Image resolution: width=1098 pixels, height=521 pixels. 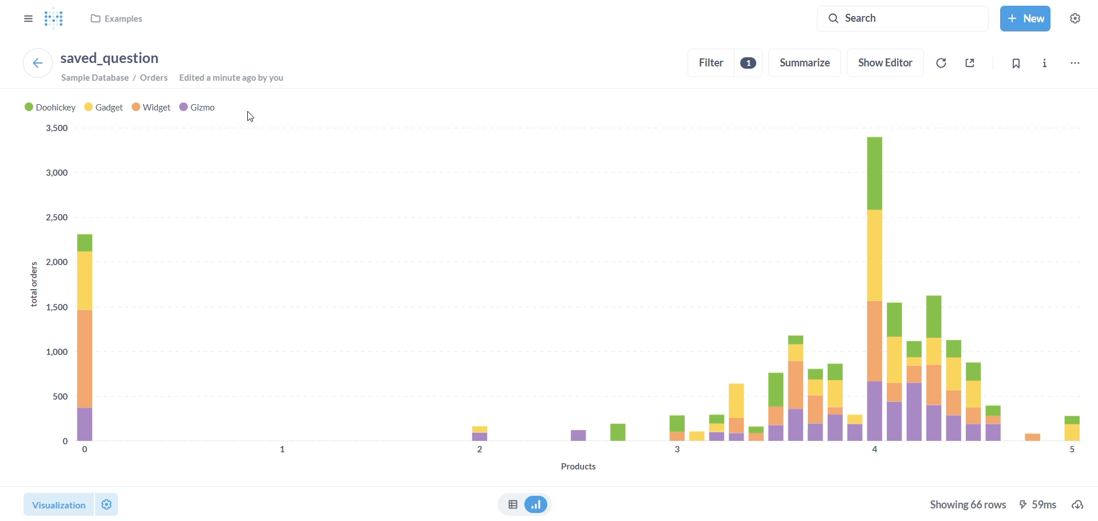 I want to click on info, so click(x=1043, y=64).